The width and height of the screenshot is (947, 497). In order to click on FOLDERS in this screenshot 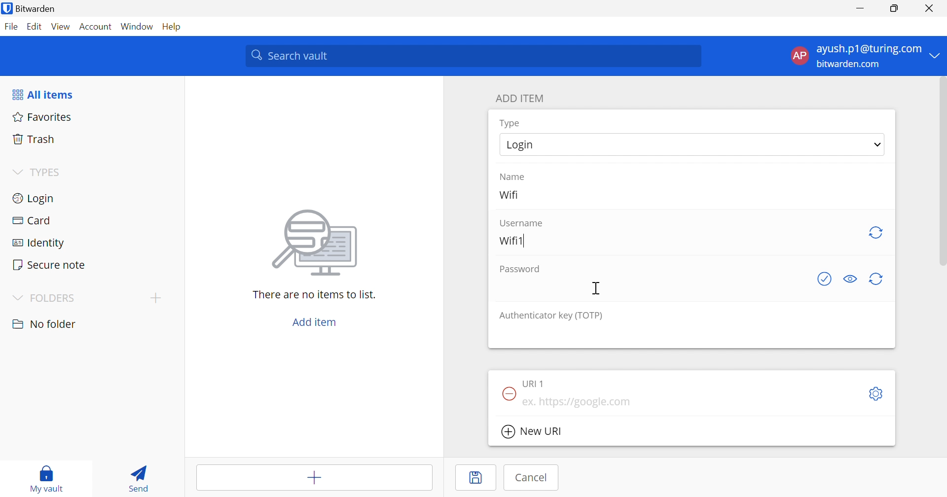, I will do `click(54, 298)`.